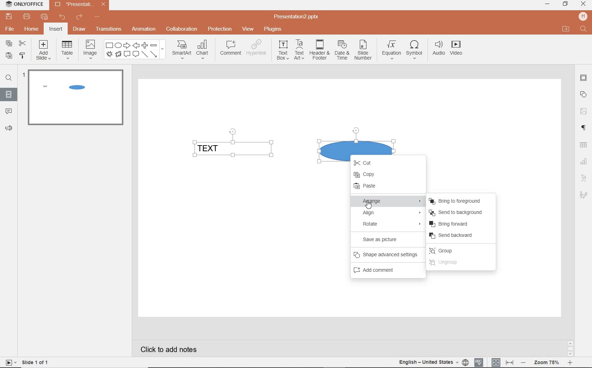 Image resolution: width=592 pixels, height=368 pixels. Describe the element at coordinates (584, 129) in the screenshot. I see `PARAGRAPH SETTINGS` at that location.